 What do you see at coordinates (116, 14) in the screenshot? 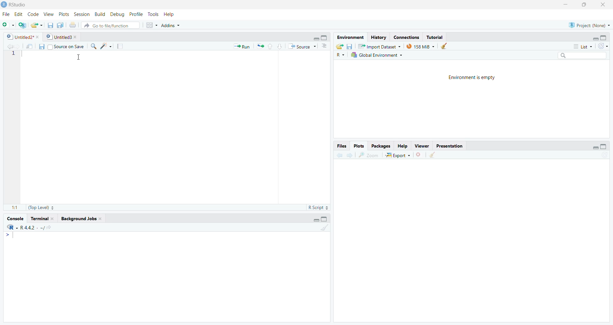
I see `Debug` at bounding box center [116, 14].